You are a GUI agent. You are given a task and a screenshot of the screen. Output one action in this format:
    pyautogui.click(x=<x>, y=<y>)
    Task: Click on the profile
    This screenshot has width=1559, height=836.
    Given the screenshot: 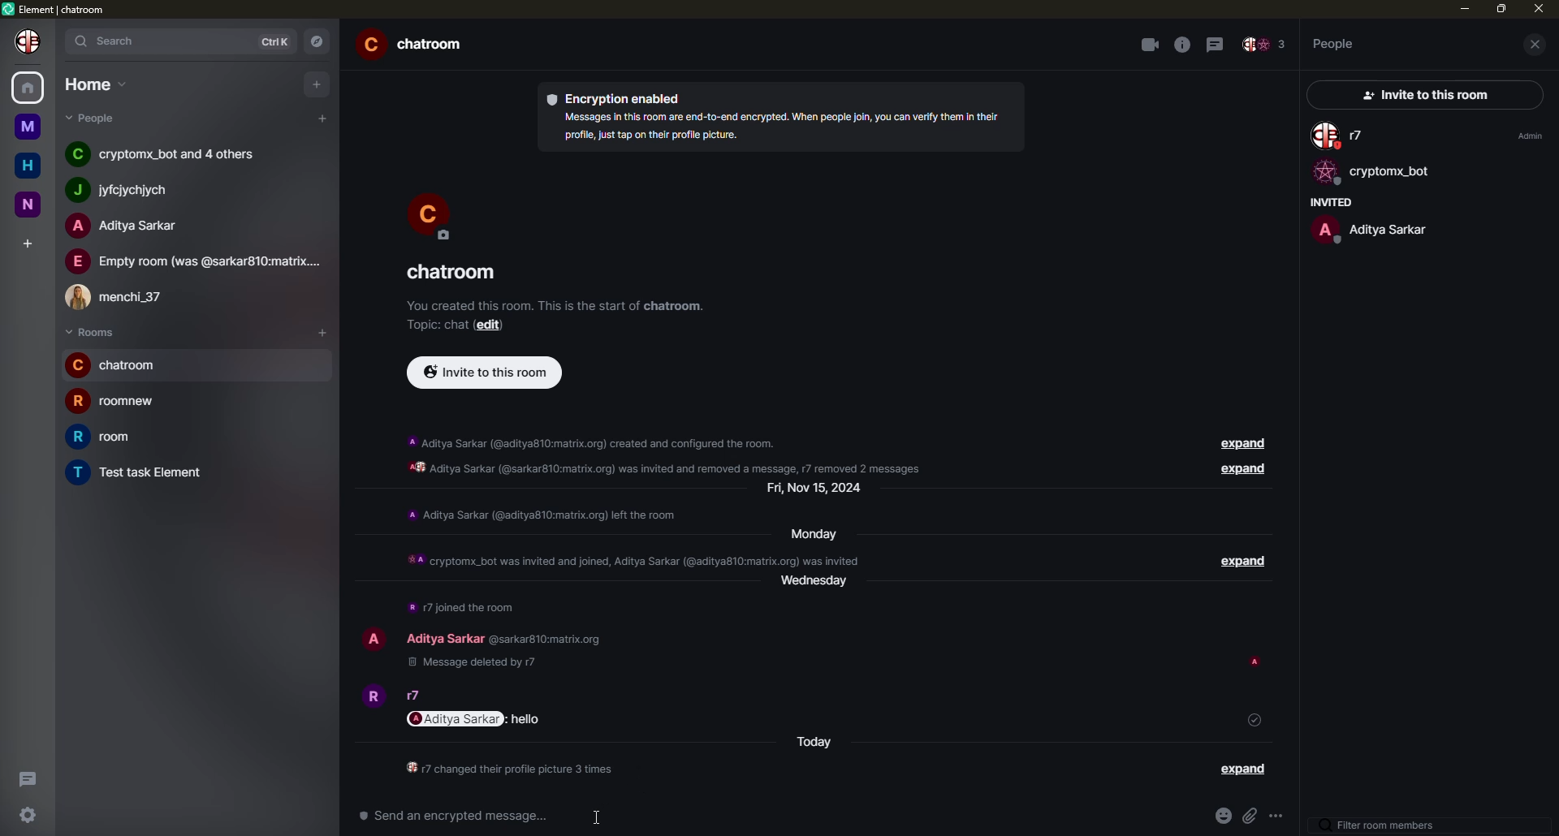 What is the action you would take?
    pyautogui.click(x=370, y=694)
    